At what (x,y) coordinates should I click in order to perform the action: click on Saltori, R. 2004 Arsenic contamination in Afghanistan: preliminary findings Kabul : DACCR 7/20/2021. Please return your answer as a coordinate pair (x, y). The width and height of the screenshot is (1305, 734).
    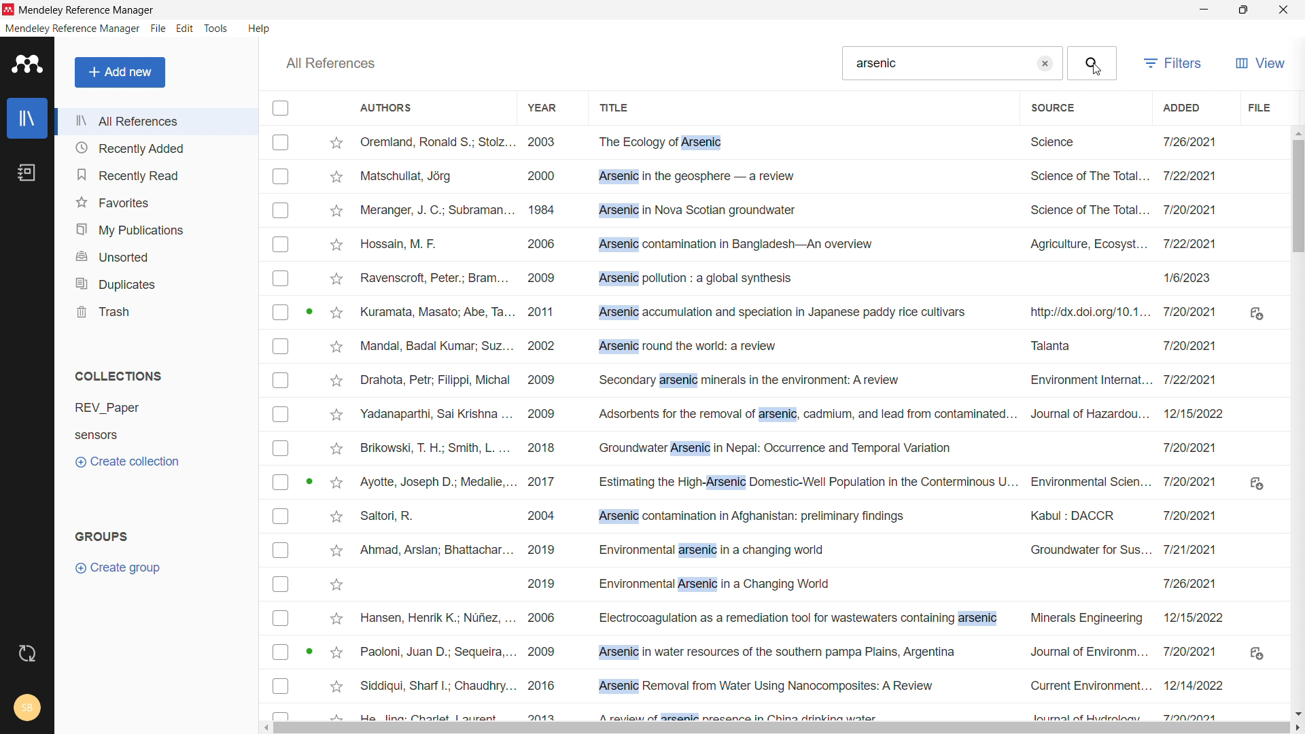
    Looking at the image, I should click on (788, 515).